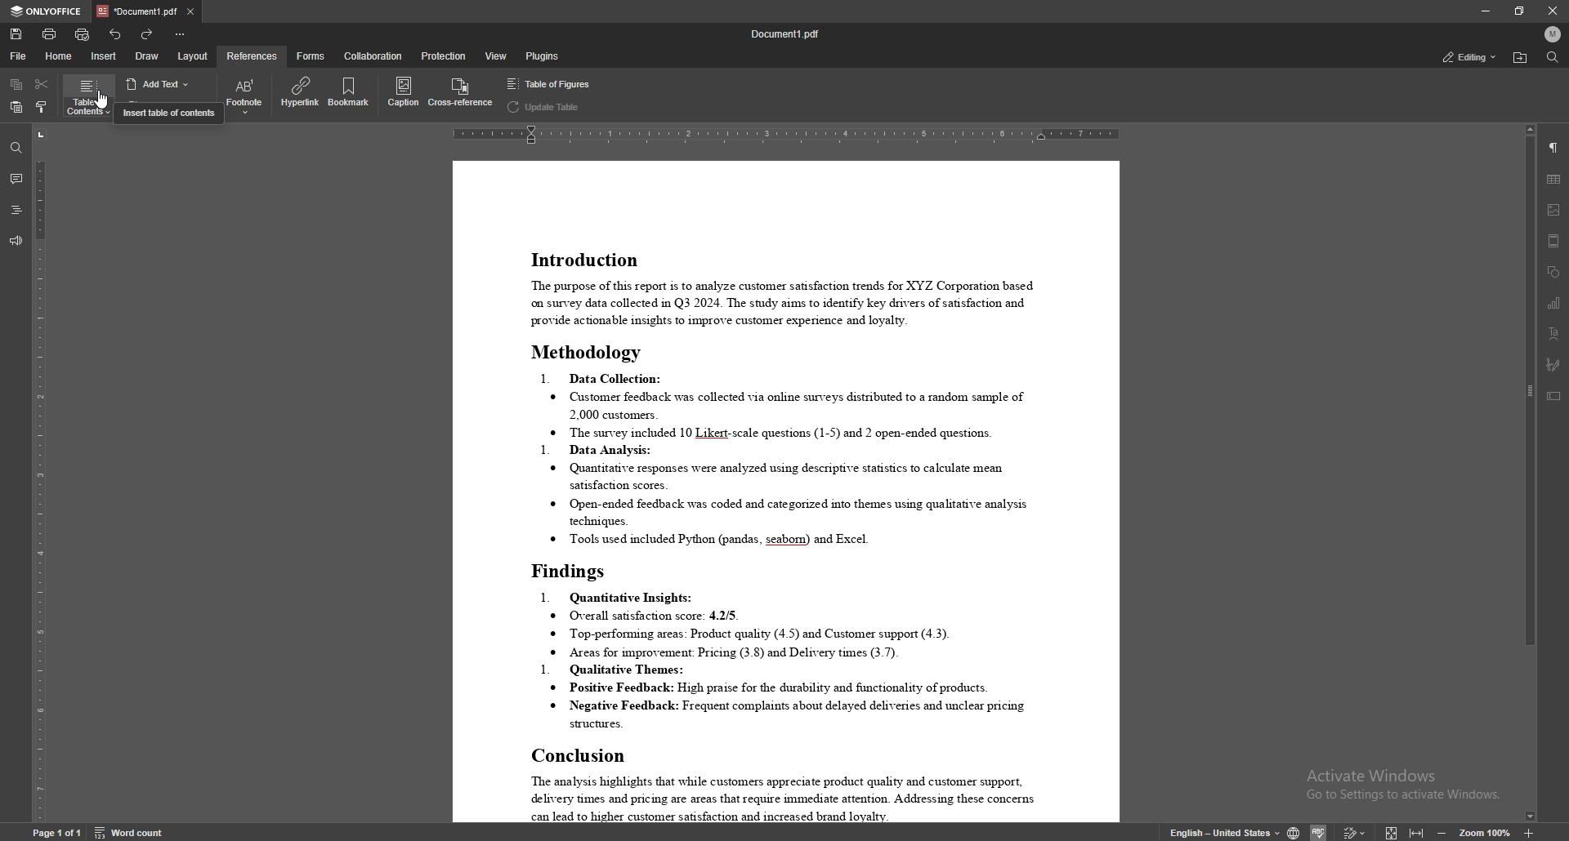 The image size is (1569, 841). What do you see at coordinates (1352, 833) in the screenshot?
I see `` at bounding box center [1352, 833].